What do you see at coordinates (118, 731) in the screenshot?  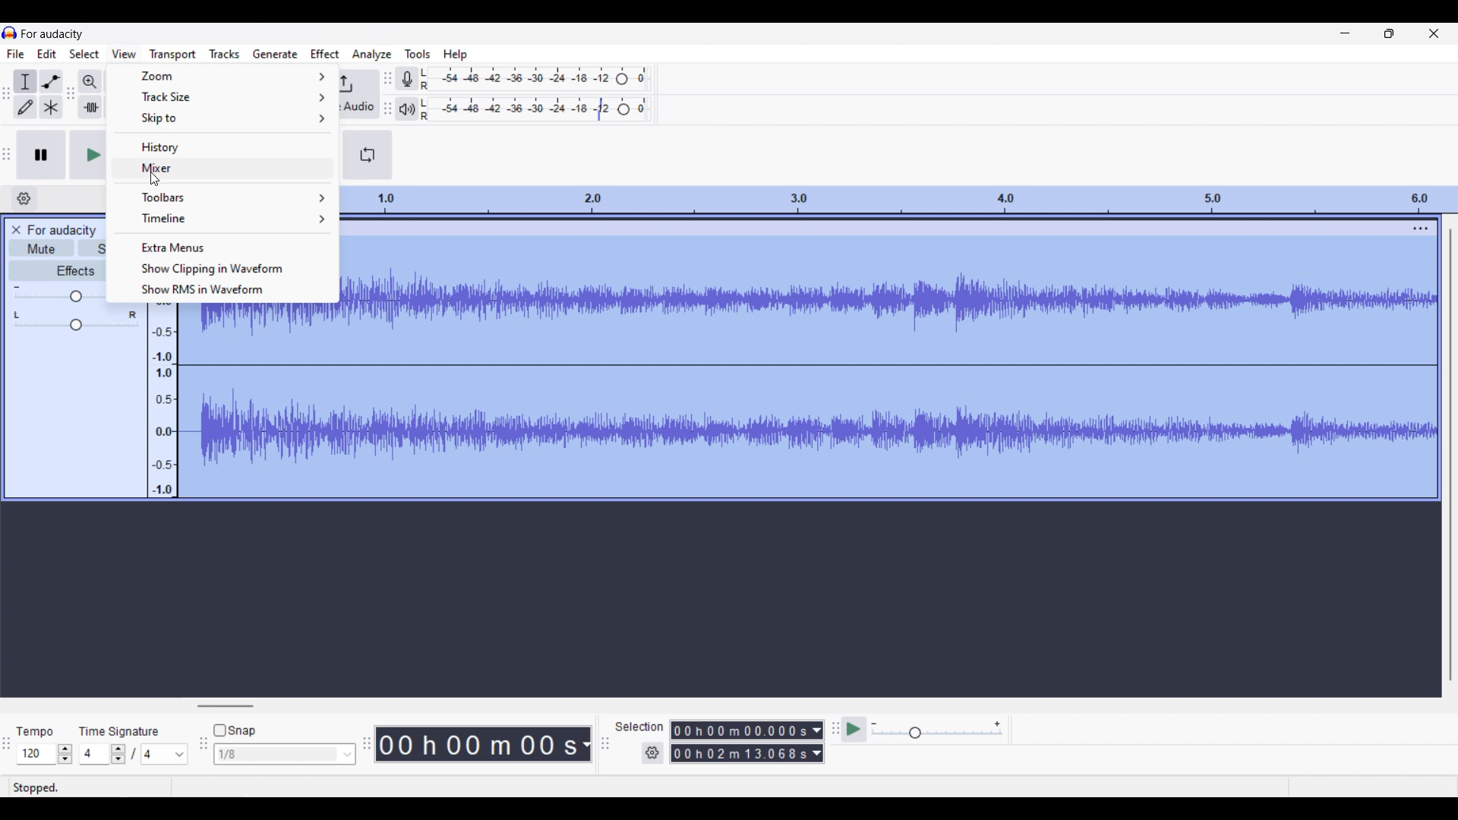 I see `Indicates time signature settings` at bounding box center [118, 731].